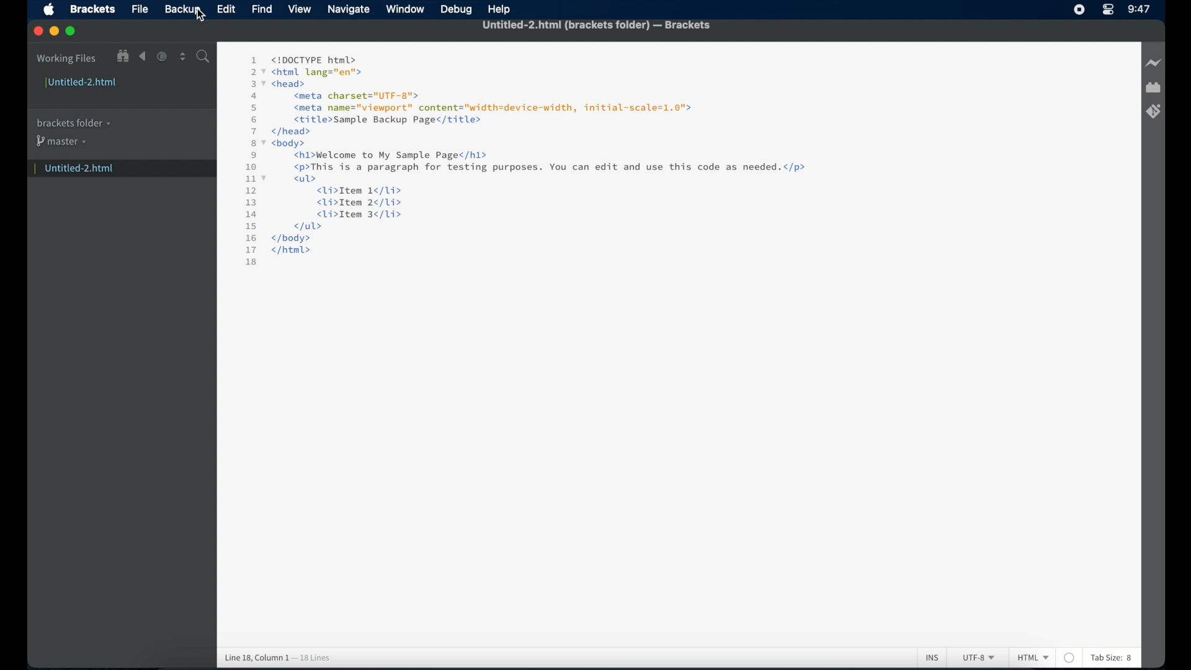  I want to click on line 18, column 1 - 18 lines, so click(277, 658).